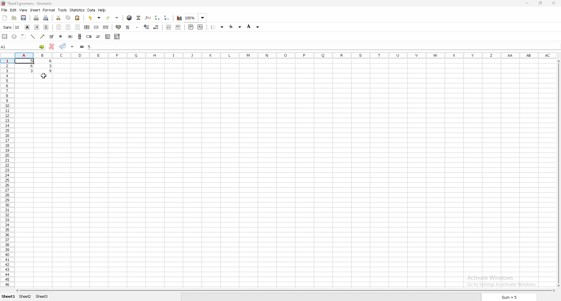 This screenshot has width=561, height=301. Describe the element at coordinates (46, 27) in the screenshot. I see `underline` at that location.